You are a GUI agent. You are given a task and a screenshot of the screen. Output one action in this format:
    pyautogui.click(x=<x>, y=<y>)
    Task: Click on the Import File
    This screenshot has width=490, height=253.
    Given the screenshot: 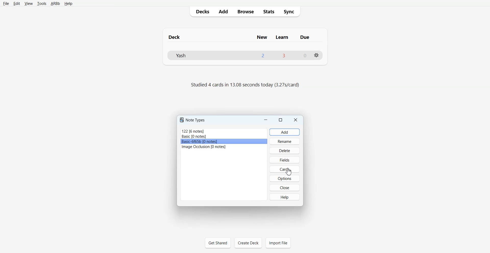 What is the action you would take?
    pyautogui.click(x=278, y=243)
    